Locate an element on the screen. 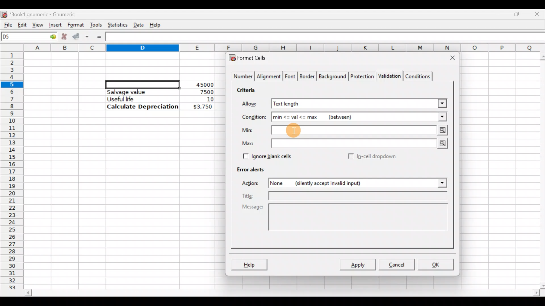  45000 is located at coordinates (203, 85).